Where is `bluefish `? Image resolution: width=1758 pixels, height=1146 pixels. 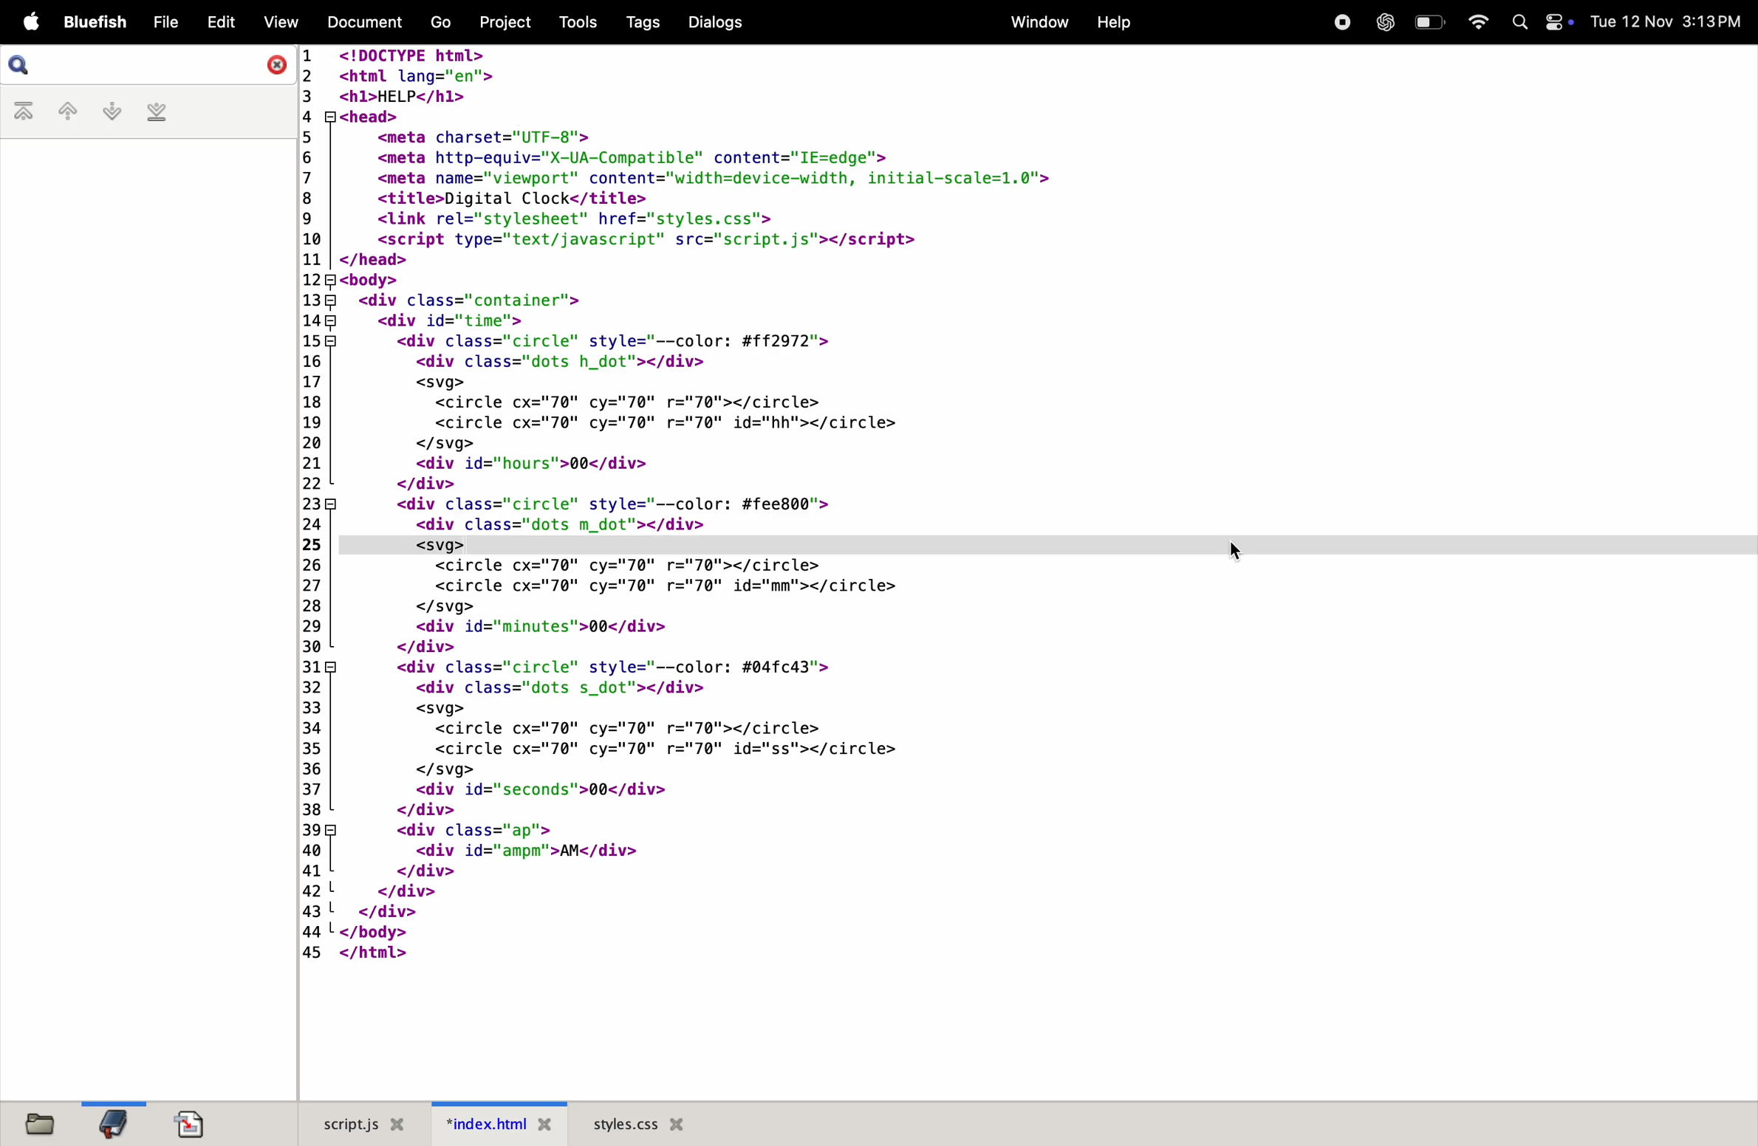 bluefish  is located at coordinates (96, 23).